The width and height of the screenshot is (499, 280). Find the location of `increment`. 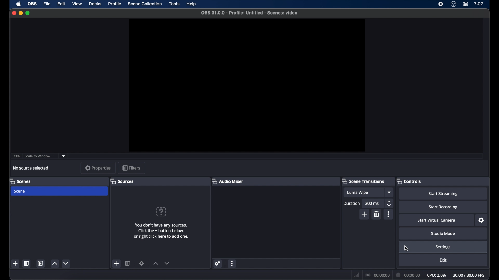

increment is located at coordinates (156, 263).